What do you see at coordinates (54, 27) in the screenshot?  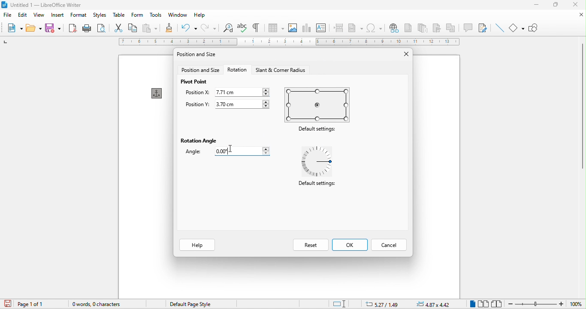 I see `save` at bounding box center [54, 27].